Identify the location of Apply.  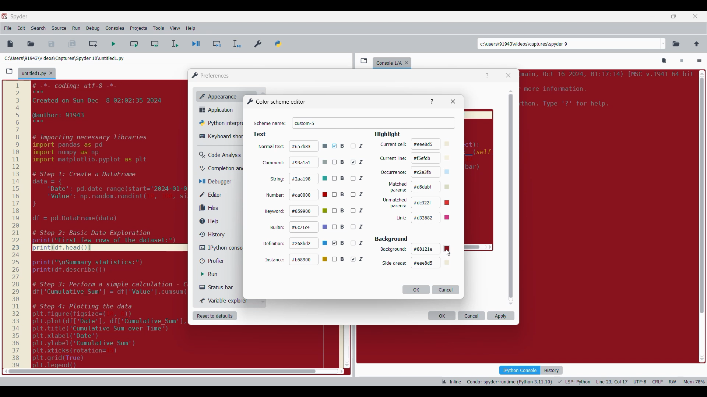
(501, 316).